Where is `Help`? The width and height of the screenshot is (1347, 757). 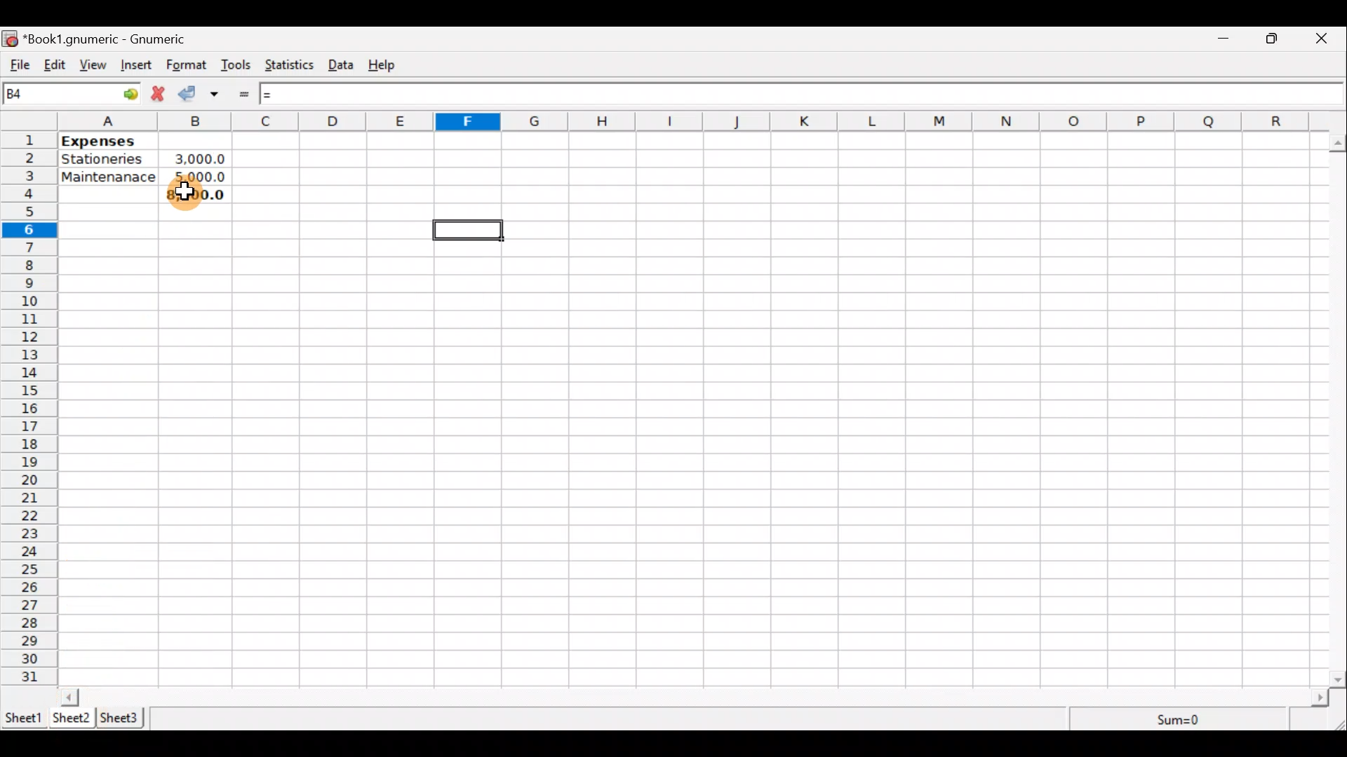 Help is located at coordinates (389, 65).